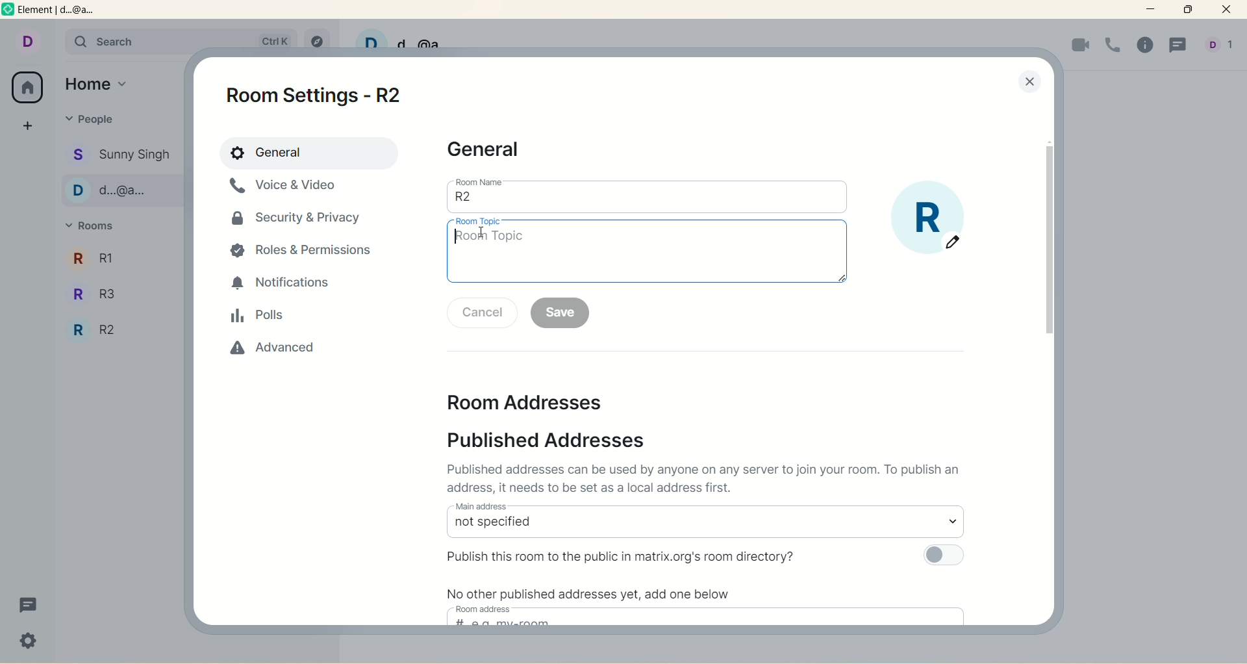  Describe the element at coordinates (929, 219) in the screenshot. I see `room display picture` at that location.